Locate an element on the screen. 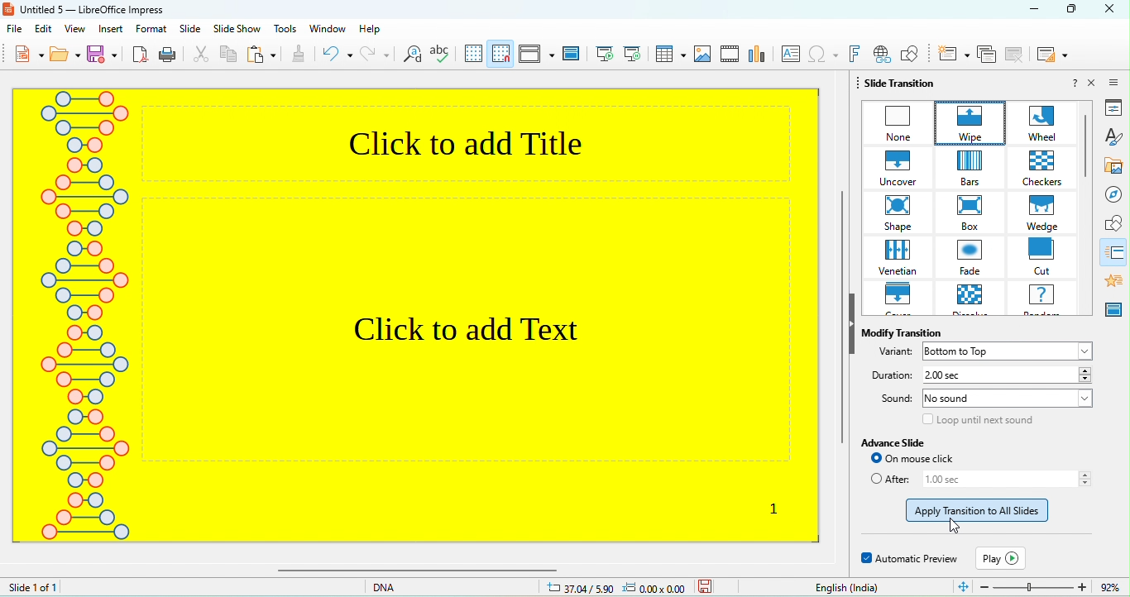 The width and height of the screenshot is (1130, 597). export directly as pdf is located at coordinates (141, 56).